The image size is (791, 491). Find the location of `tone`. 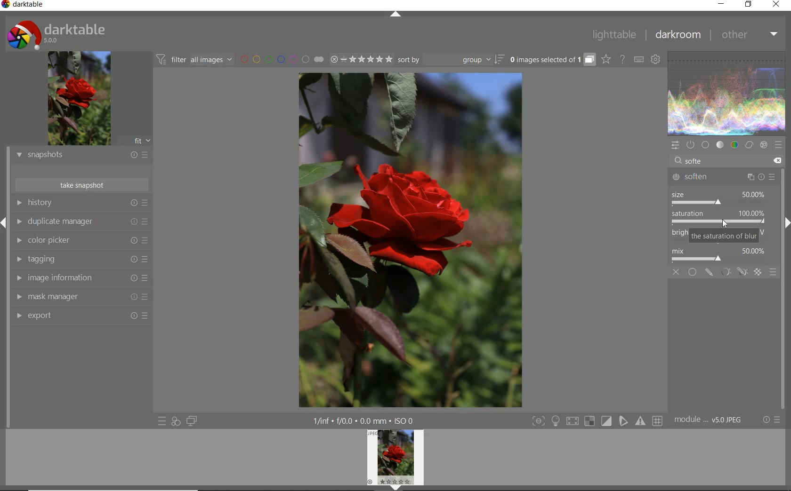

tone is located at coordinates (720, 145).